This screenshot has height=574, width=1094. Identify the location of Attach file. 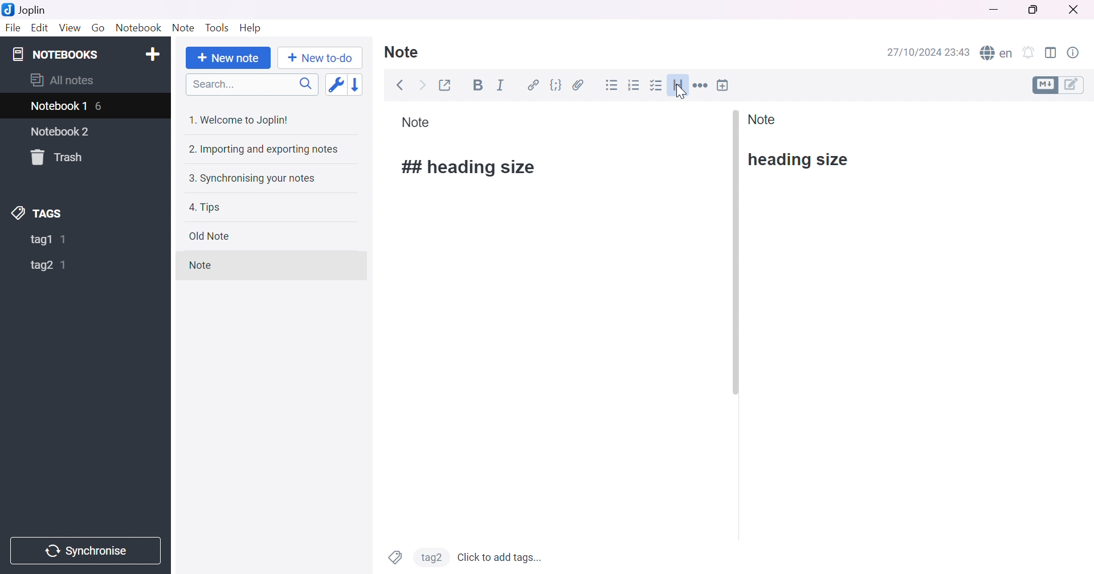
(578, 85).